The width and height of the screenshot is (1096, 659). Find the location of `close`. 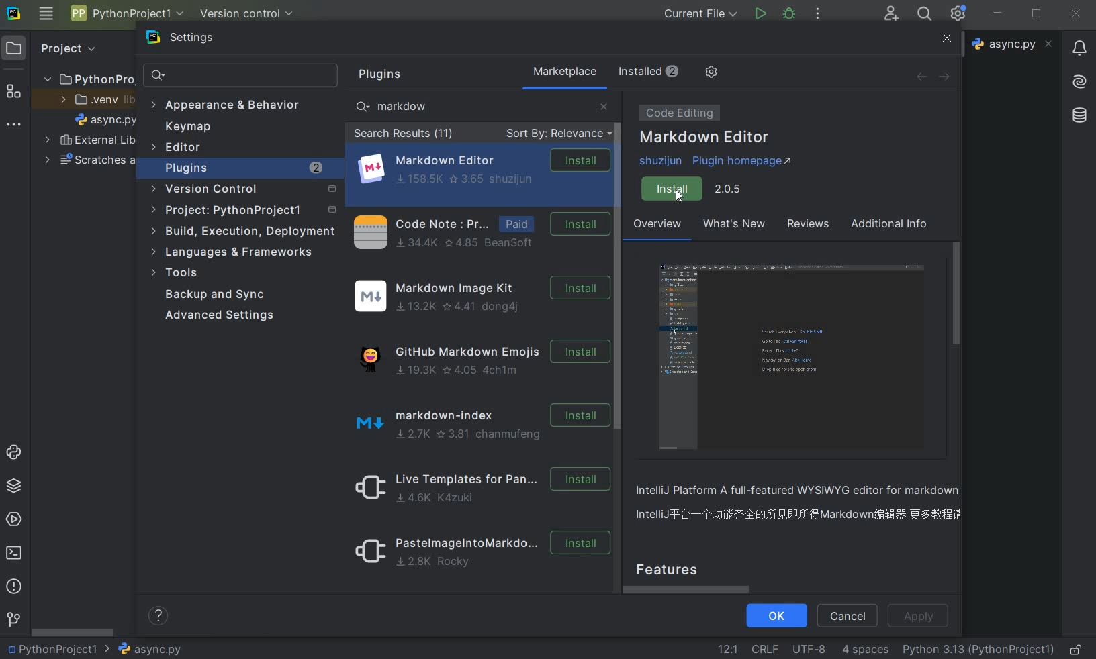

close is located at coordinates (604, 105).